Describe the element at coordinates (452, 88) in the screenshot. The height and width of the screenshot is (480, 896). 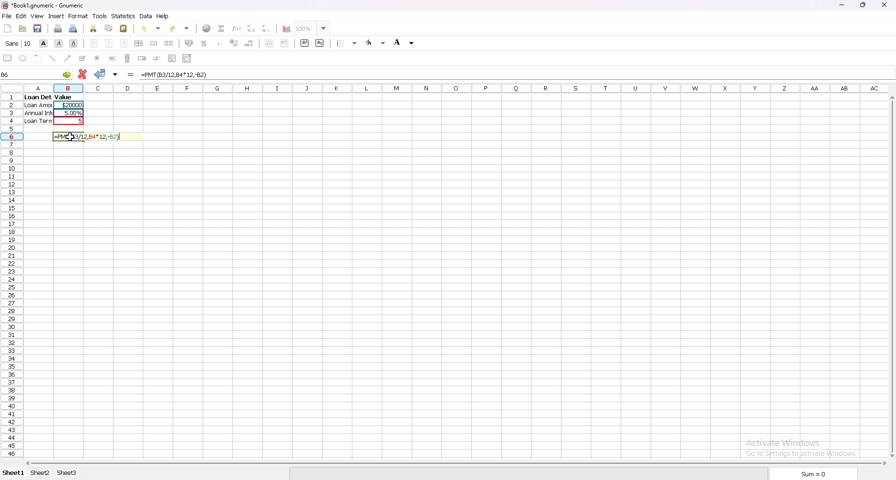
I see `column` at that location.